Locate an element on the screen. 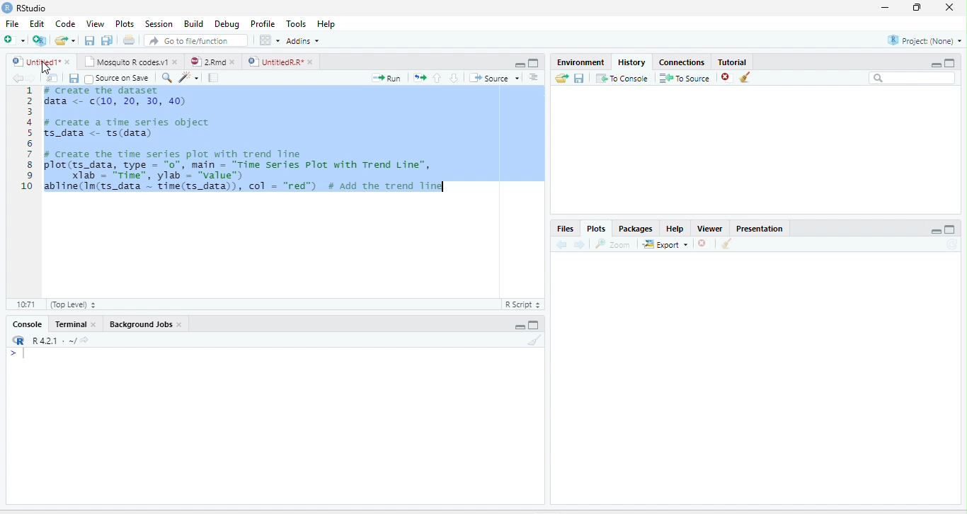  Search bar is located at coordinates (912, 78).